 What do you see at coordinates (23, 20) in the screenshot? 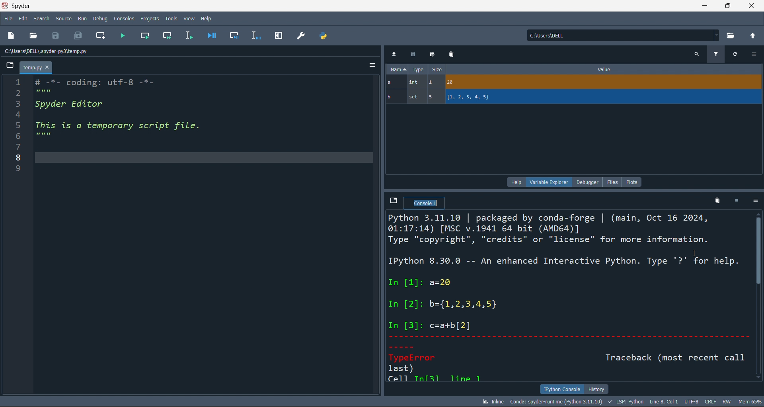
I see `edit` at bounding box center [23, 20].